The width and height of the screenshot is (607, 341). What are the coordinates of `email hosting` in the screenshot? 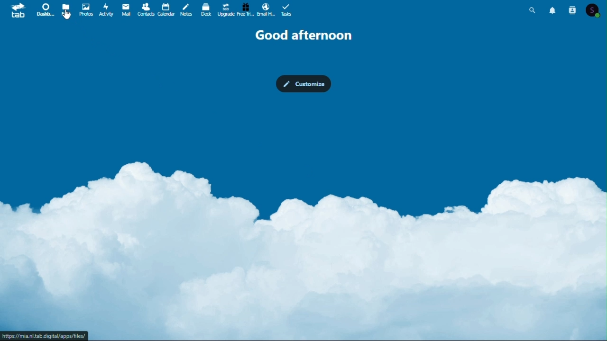 It's located at (266, 9).